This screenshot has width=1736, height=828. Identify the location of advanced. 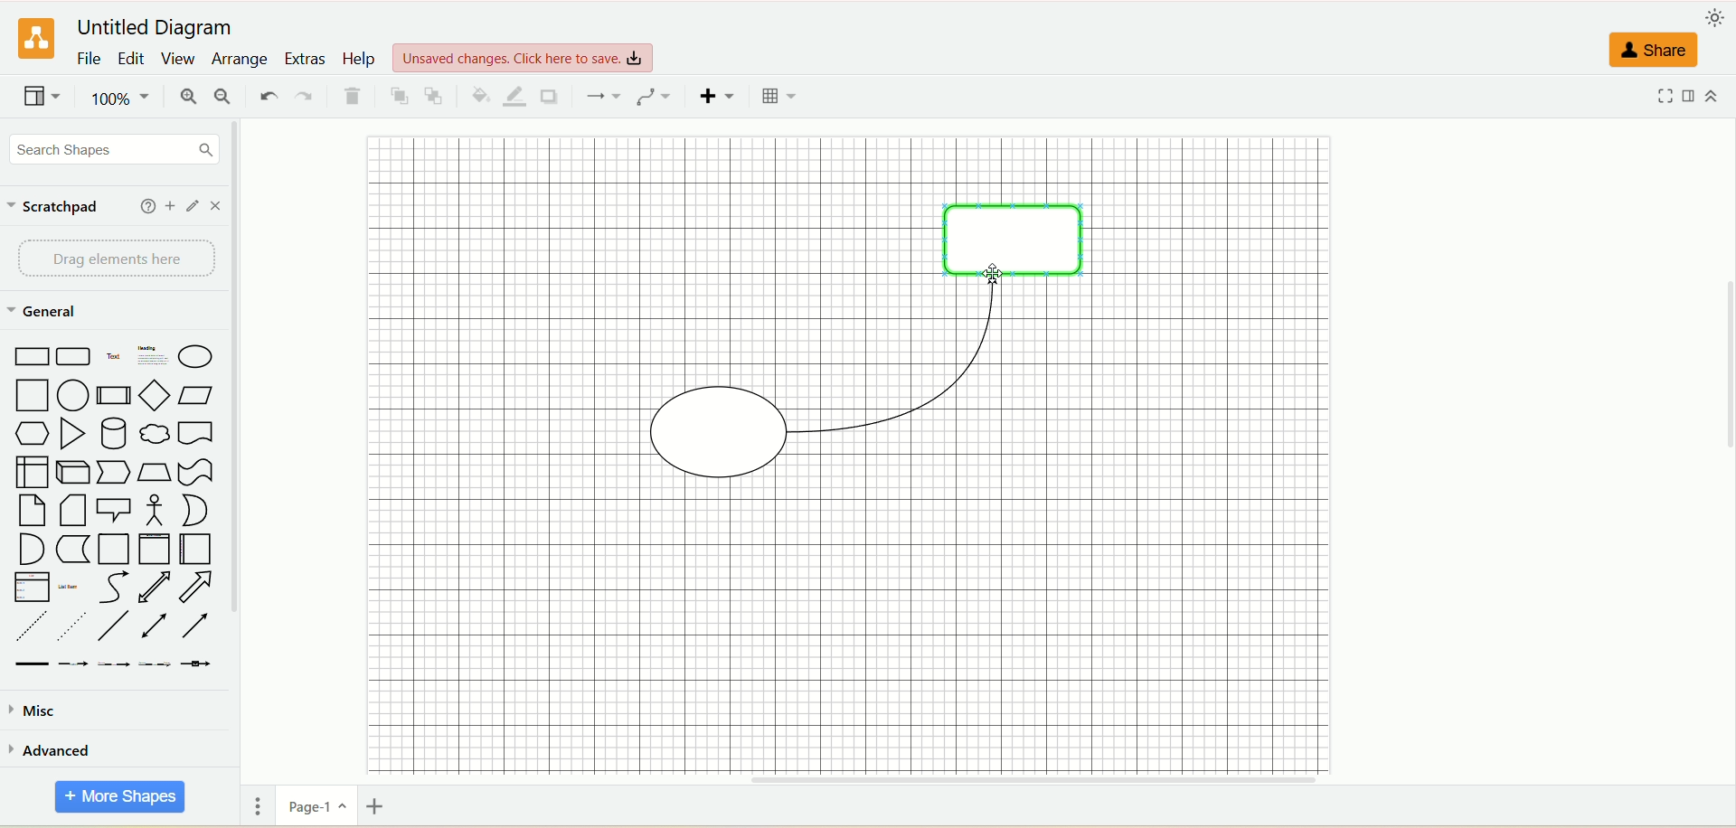
(52, 749).